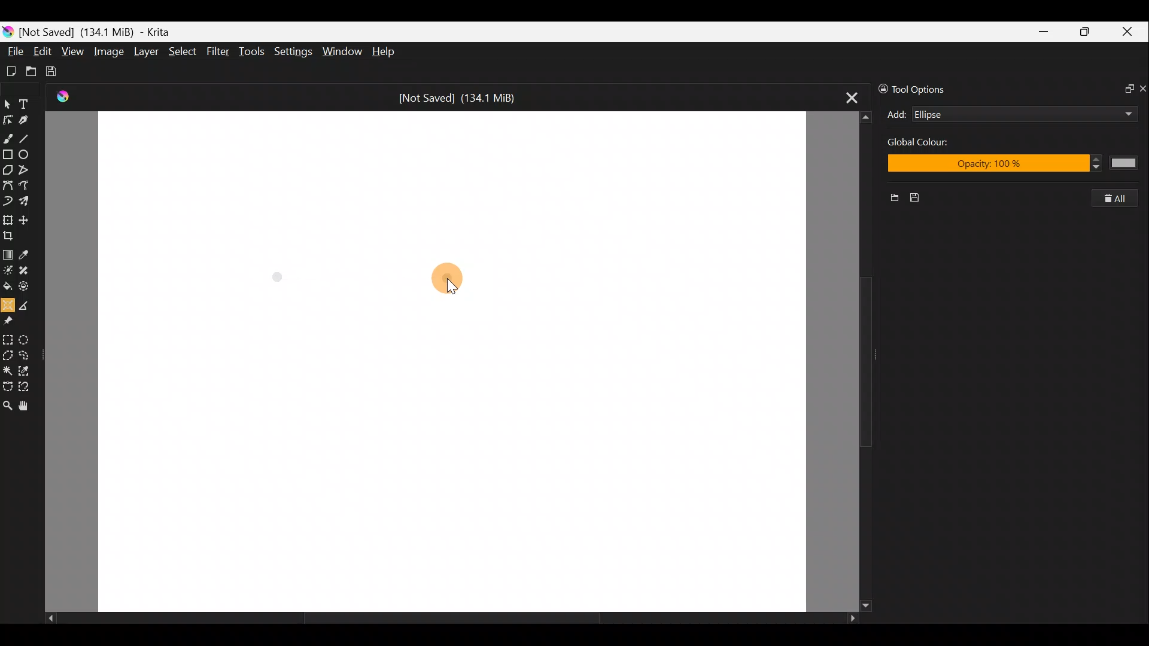 The image size is (1149, 646). Describe the element at coordinates (7, 405) in the screenshot. I see `Zoom tool` at that location.